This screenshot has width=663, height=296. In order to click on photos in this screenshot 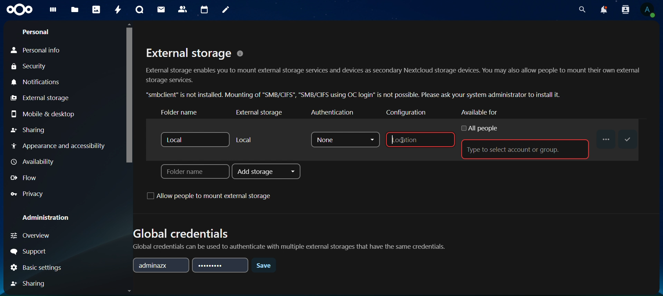, I will do `click(97, 10)`.